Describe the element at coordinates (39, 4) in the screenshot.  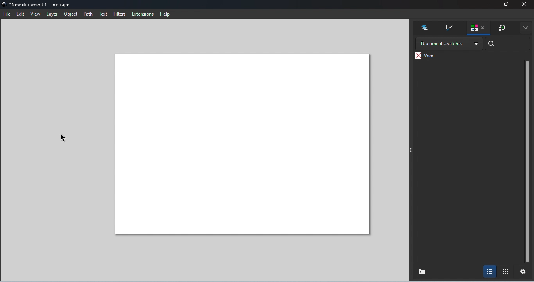
I see `File name` at that location.